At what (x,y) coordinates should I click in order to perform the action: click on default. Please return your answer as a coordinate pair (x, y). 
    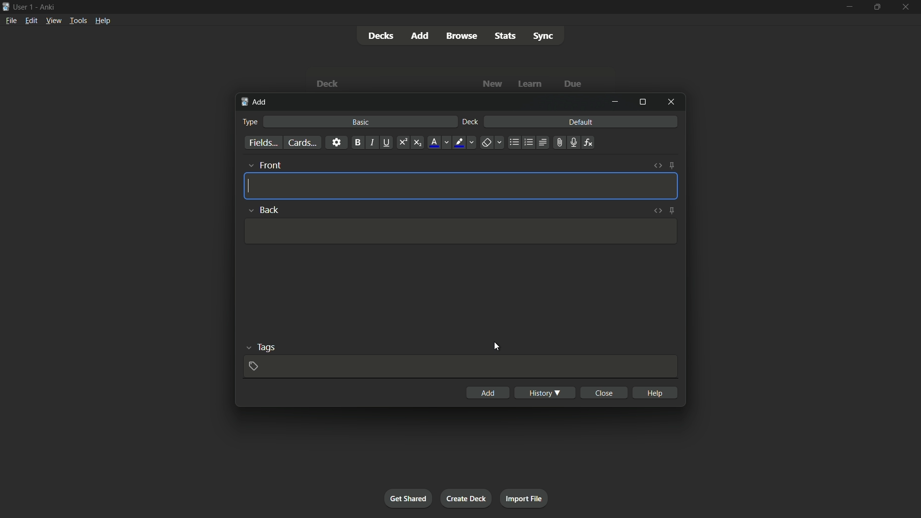
    Looking at the image, I should click on (581, 121).